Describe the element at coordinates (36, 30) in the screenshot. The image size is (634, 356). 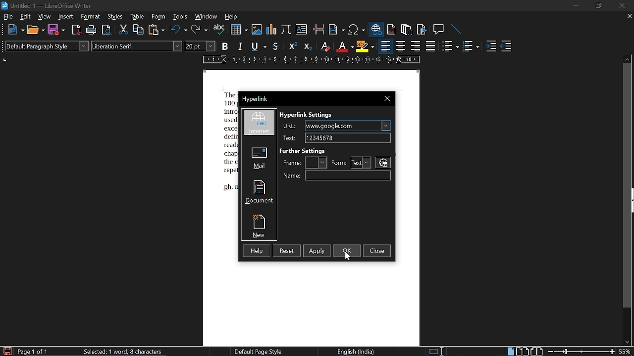
I see `open` at that location.